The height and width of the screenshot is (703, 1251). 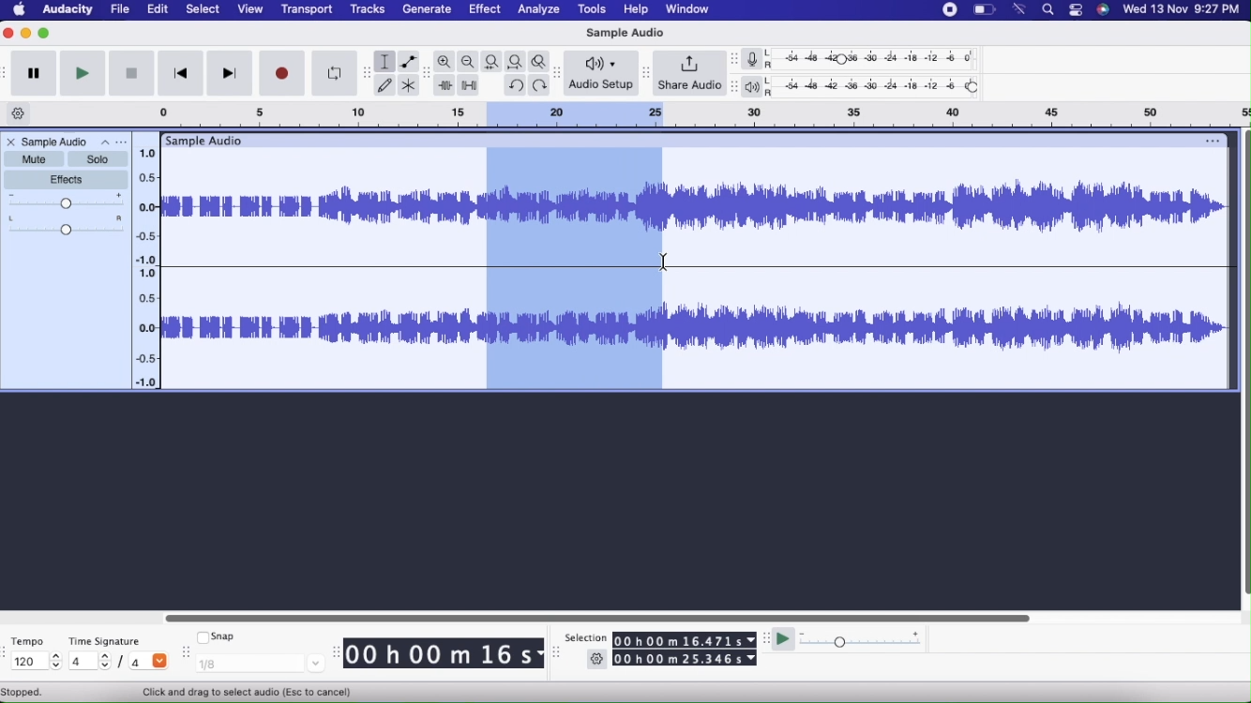 I want to click on Zoom Toggle, so click(x=542, y=60).